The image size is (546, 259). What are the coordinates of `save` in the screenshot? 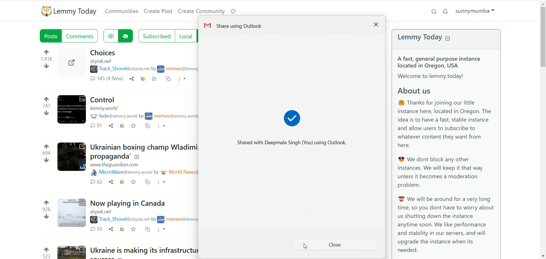 It's located at (133, 182).